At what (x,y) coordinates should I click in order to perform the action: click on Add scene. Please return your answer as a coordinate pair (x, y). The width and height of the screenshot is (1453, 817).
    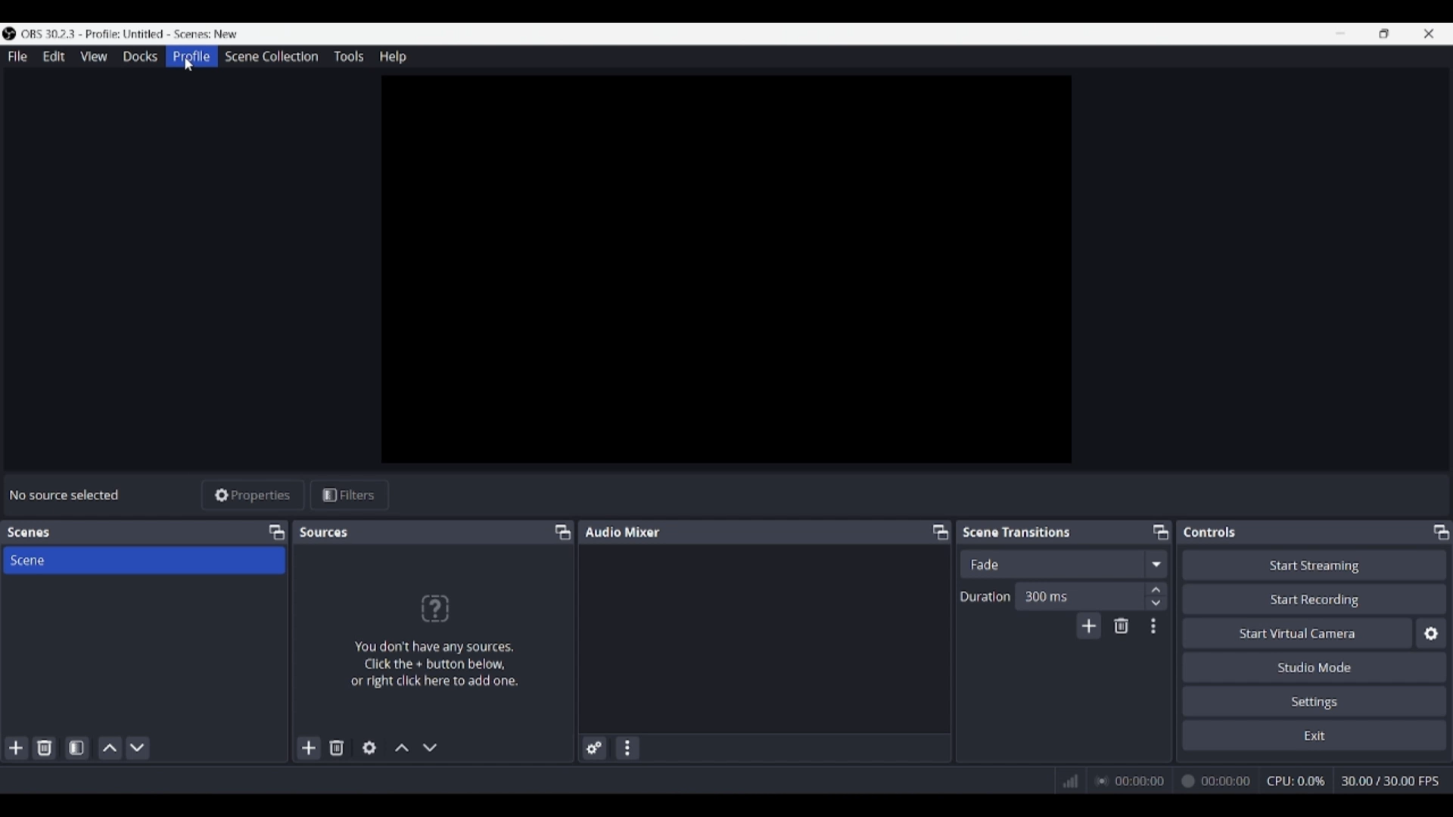
    Looking at the image, I should click on (17, 748).